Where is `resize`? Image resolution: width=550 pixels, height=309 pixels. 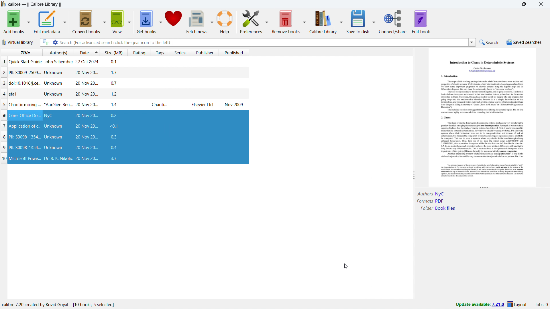 resize is located at coordinates (413, 175).